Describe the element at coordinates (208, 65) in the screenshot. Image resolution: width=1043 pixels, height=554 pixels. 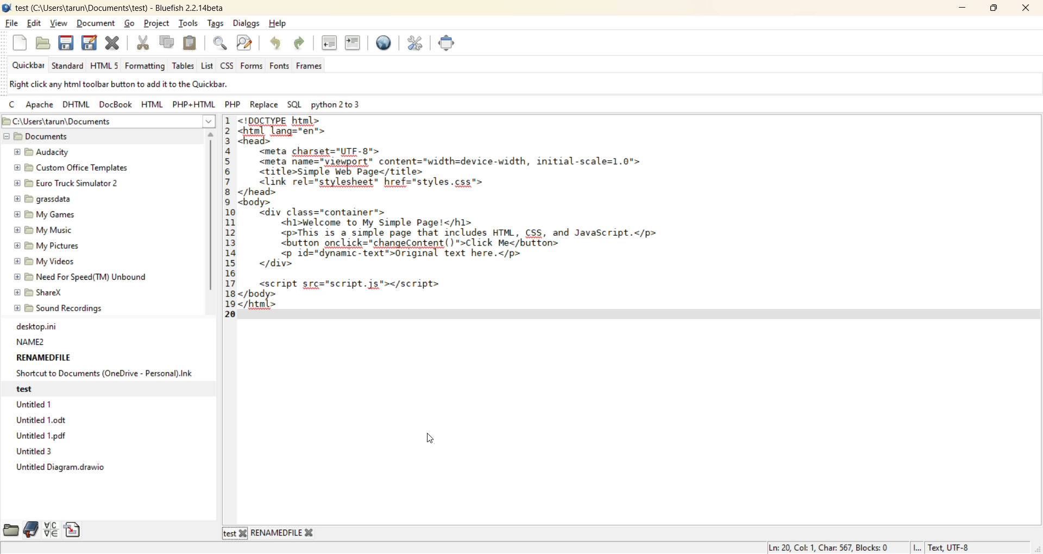
I see `list` at that location.